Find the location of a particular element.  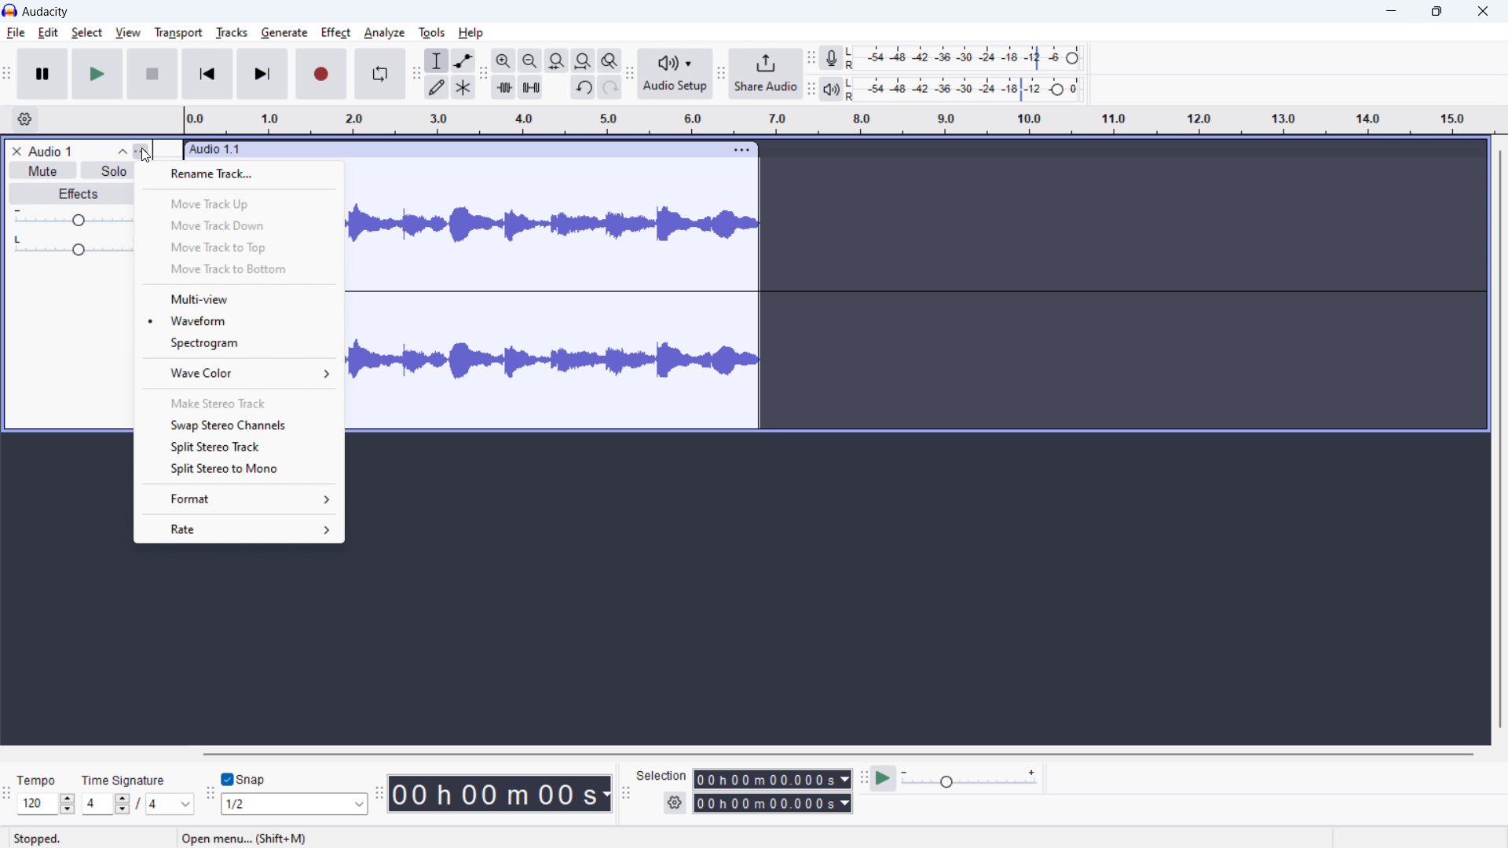

solo is located at coordinates (114, 170).